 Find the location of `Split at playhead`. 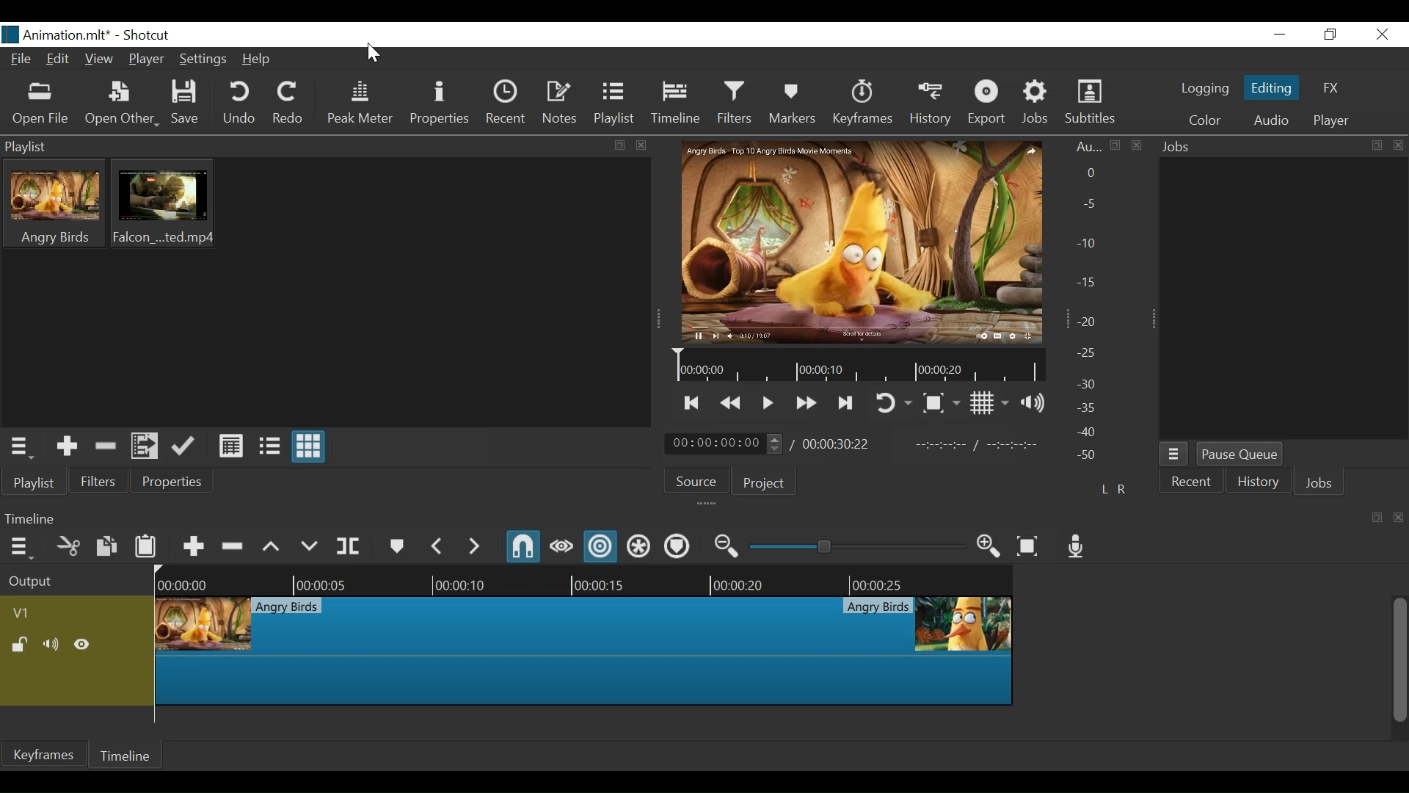

Split at playhead is located at coordinates (349, 546).